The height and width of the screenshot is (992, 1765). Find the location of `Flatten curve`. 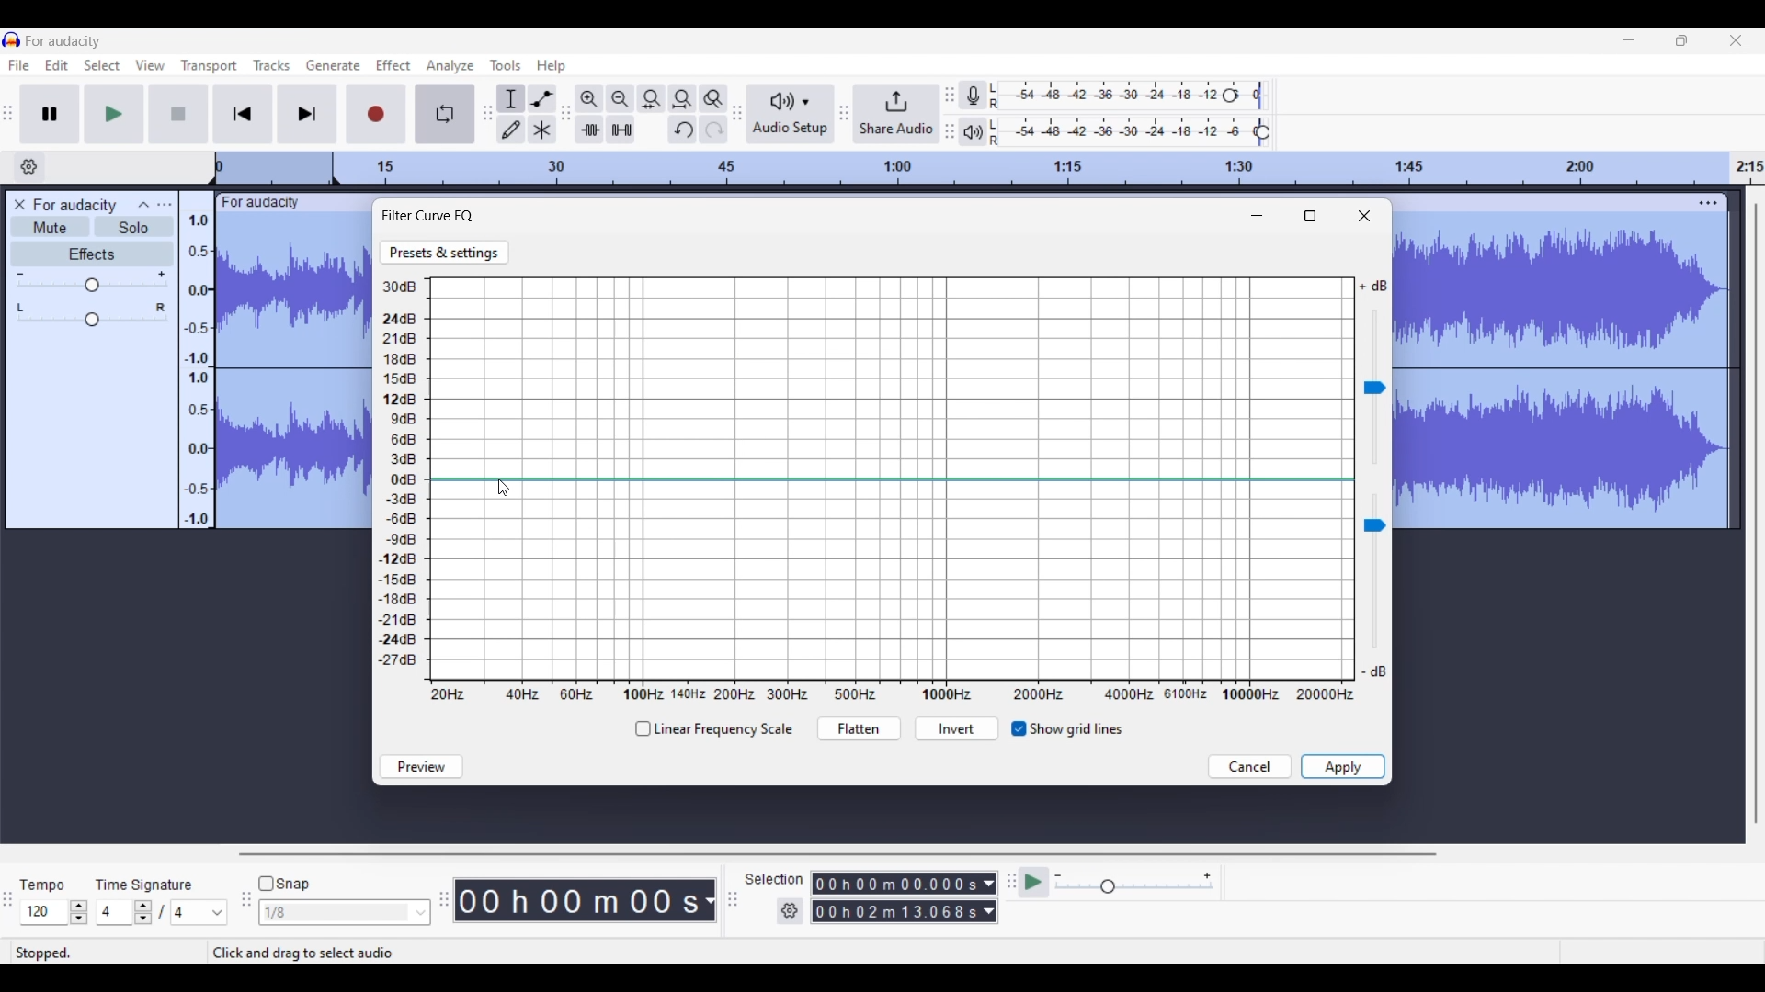

Flatten curve is located at coordinates (858, 729).